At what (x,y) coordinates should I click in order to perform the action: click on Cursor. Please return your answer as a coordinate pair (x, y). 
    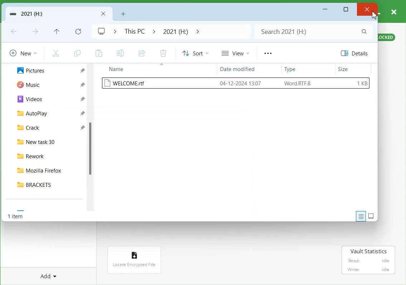
    Looking at the image, I should click on (374, 15).